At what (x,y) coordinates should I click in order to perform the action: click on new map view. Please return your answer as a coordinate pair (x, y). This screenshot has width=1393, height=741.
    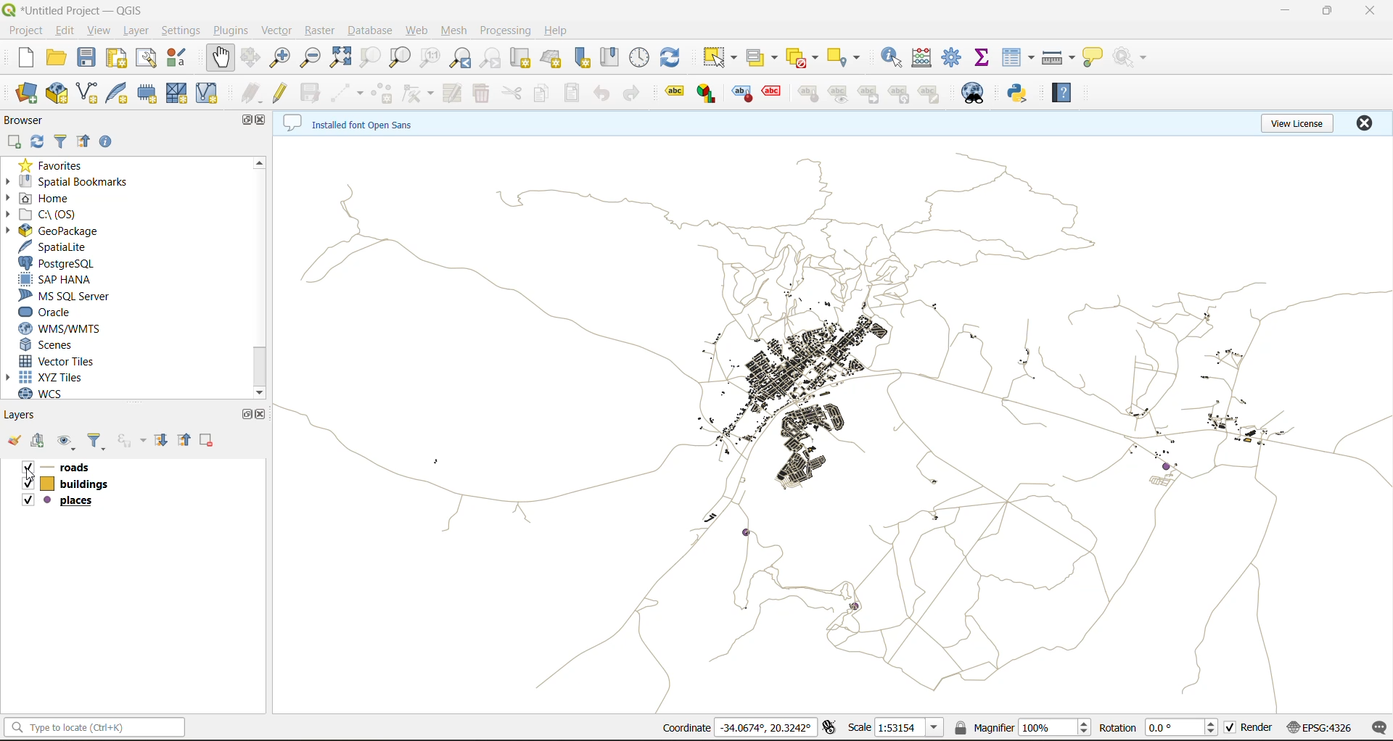
    Looking at the image, I should click on (521, 58).